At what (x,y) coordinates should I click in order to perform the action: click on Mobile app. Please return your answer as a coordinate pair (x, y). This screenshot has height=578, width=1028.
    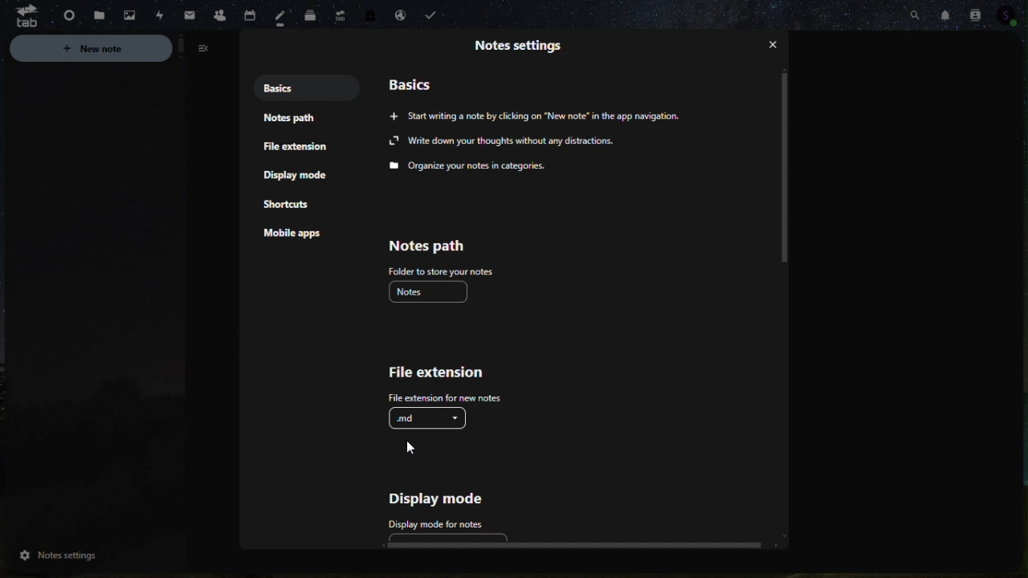
    Looking at the image, I should click on (301, 235).